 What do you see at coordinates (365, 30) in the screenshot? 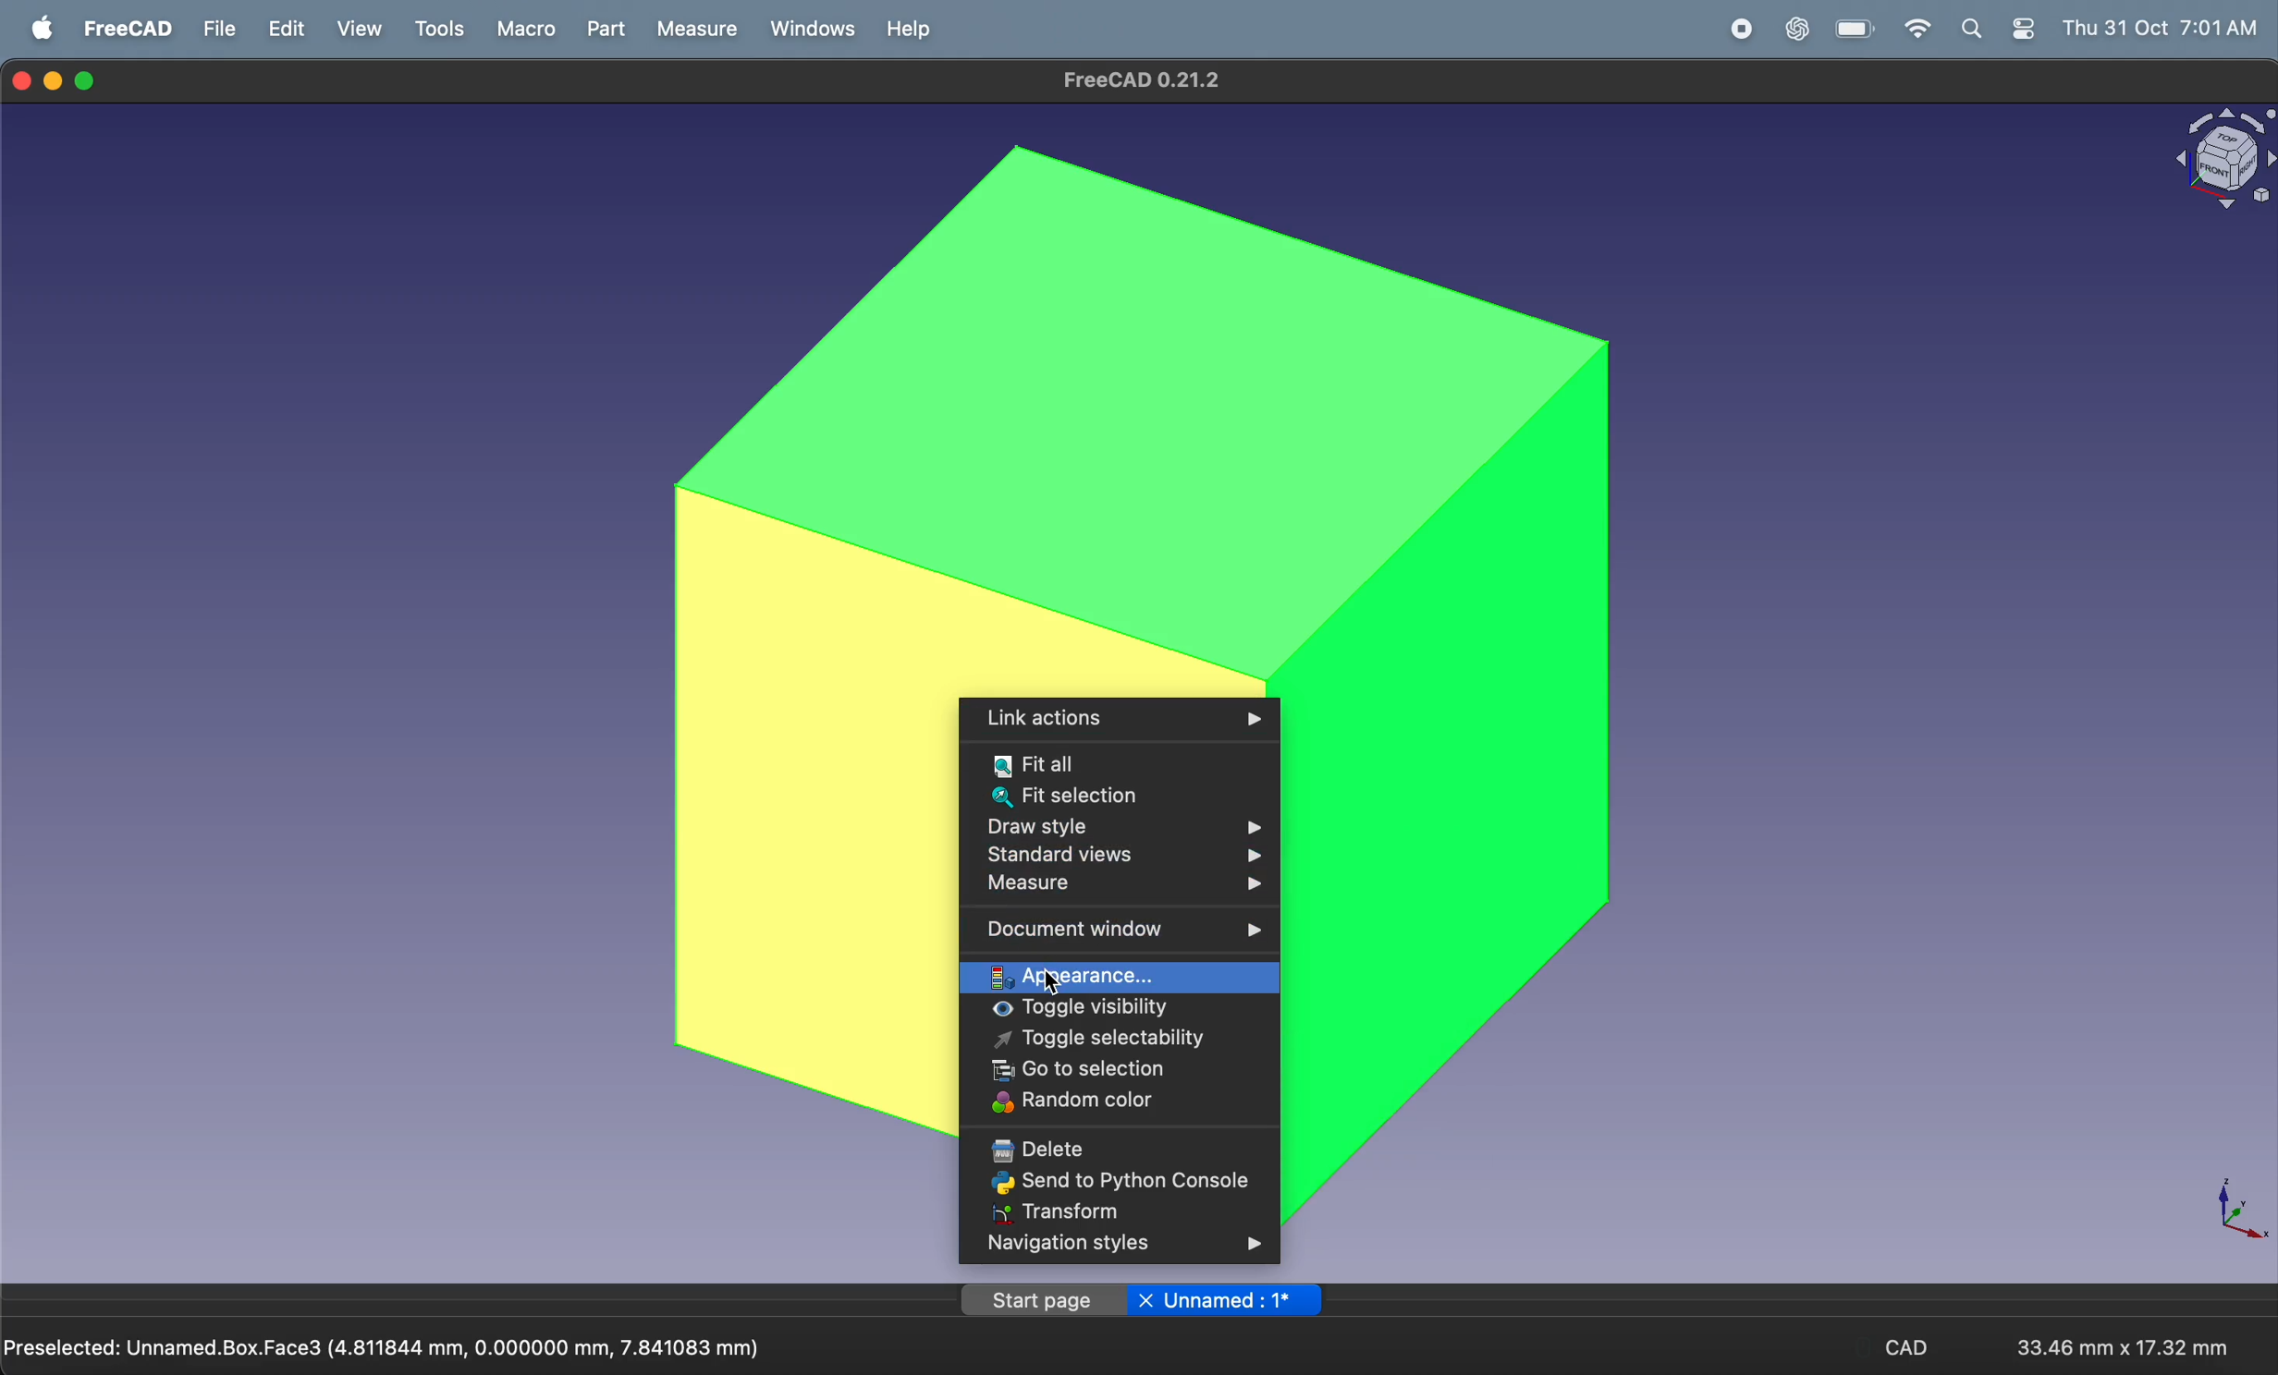
I see `view` at bounding box center [365, 30].